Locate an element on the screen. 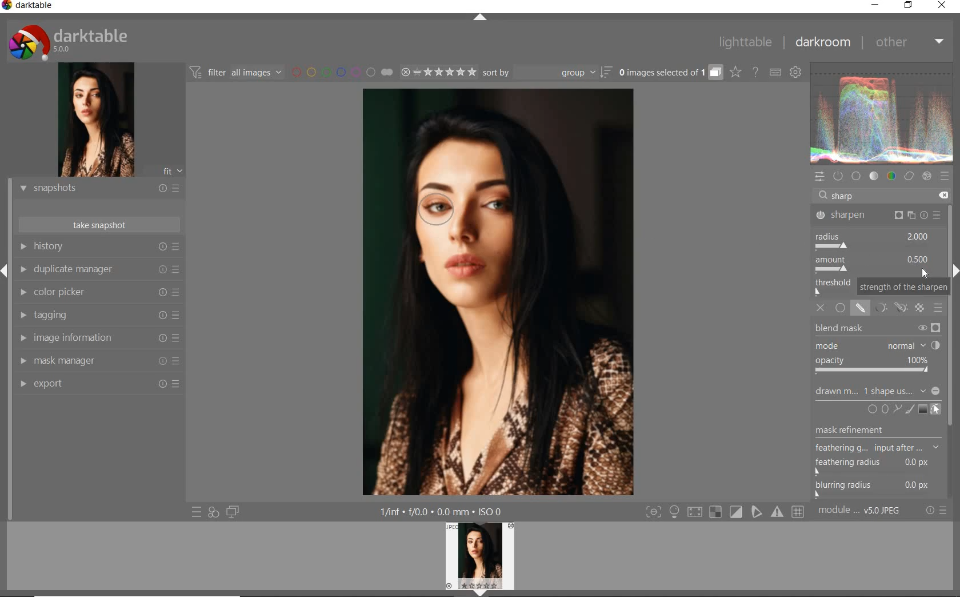 The image size is (960, 597). blurring radius is located at coordinates (873, 489).